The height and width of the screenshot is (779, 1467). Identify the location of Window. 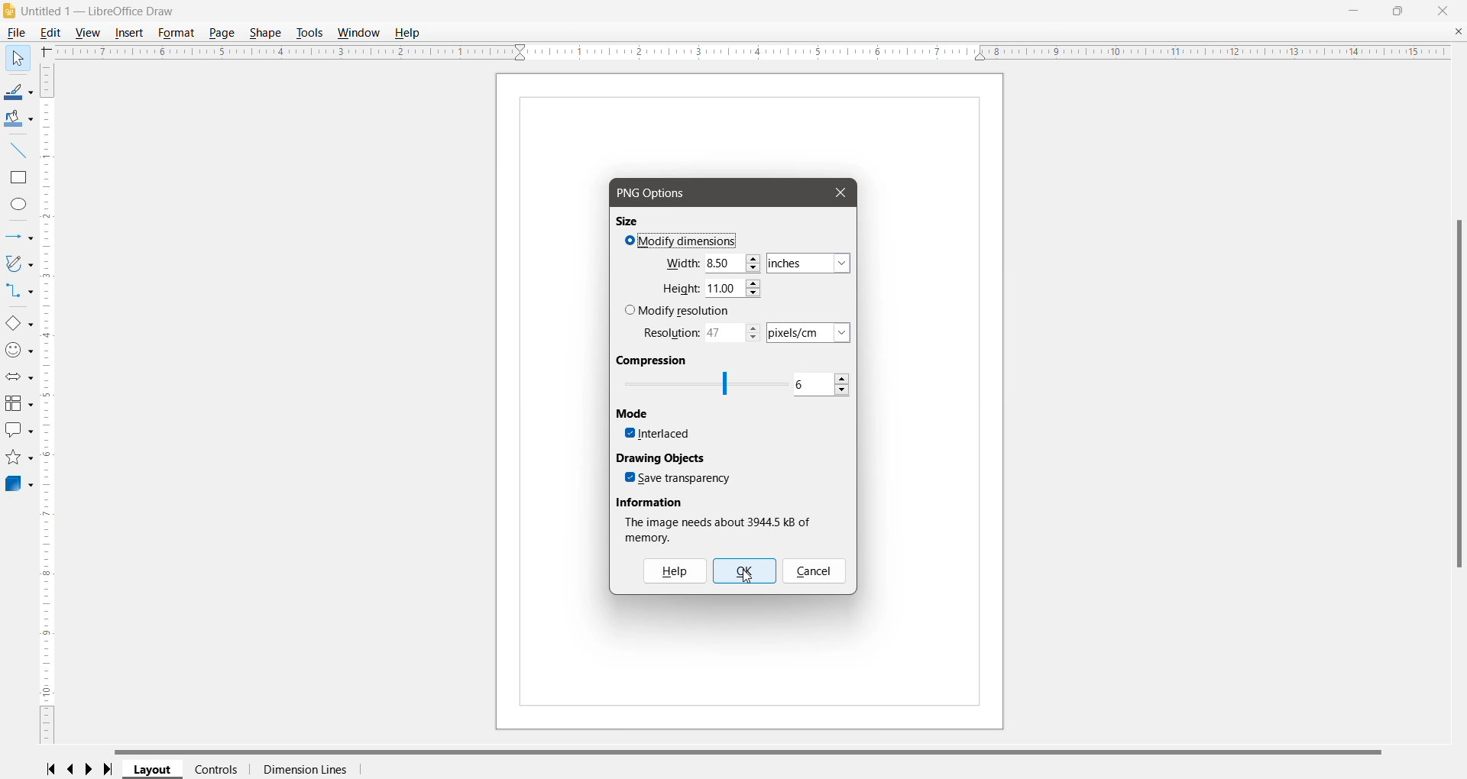
(360, 33).